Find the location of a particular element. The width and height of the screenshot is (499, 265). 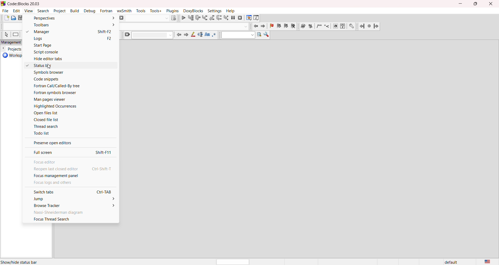

thread search is located at coordinates (69, 126).